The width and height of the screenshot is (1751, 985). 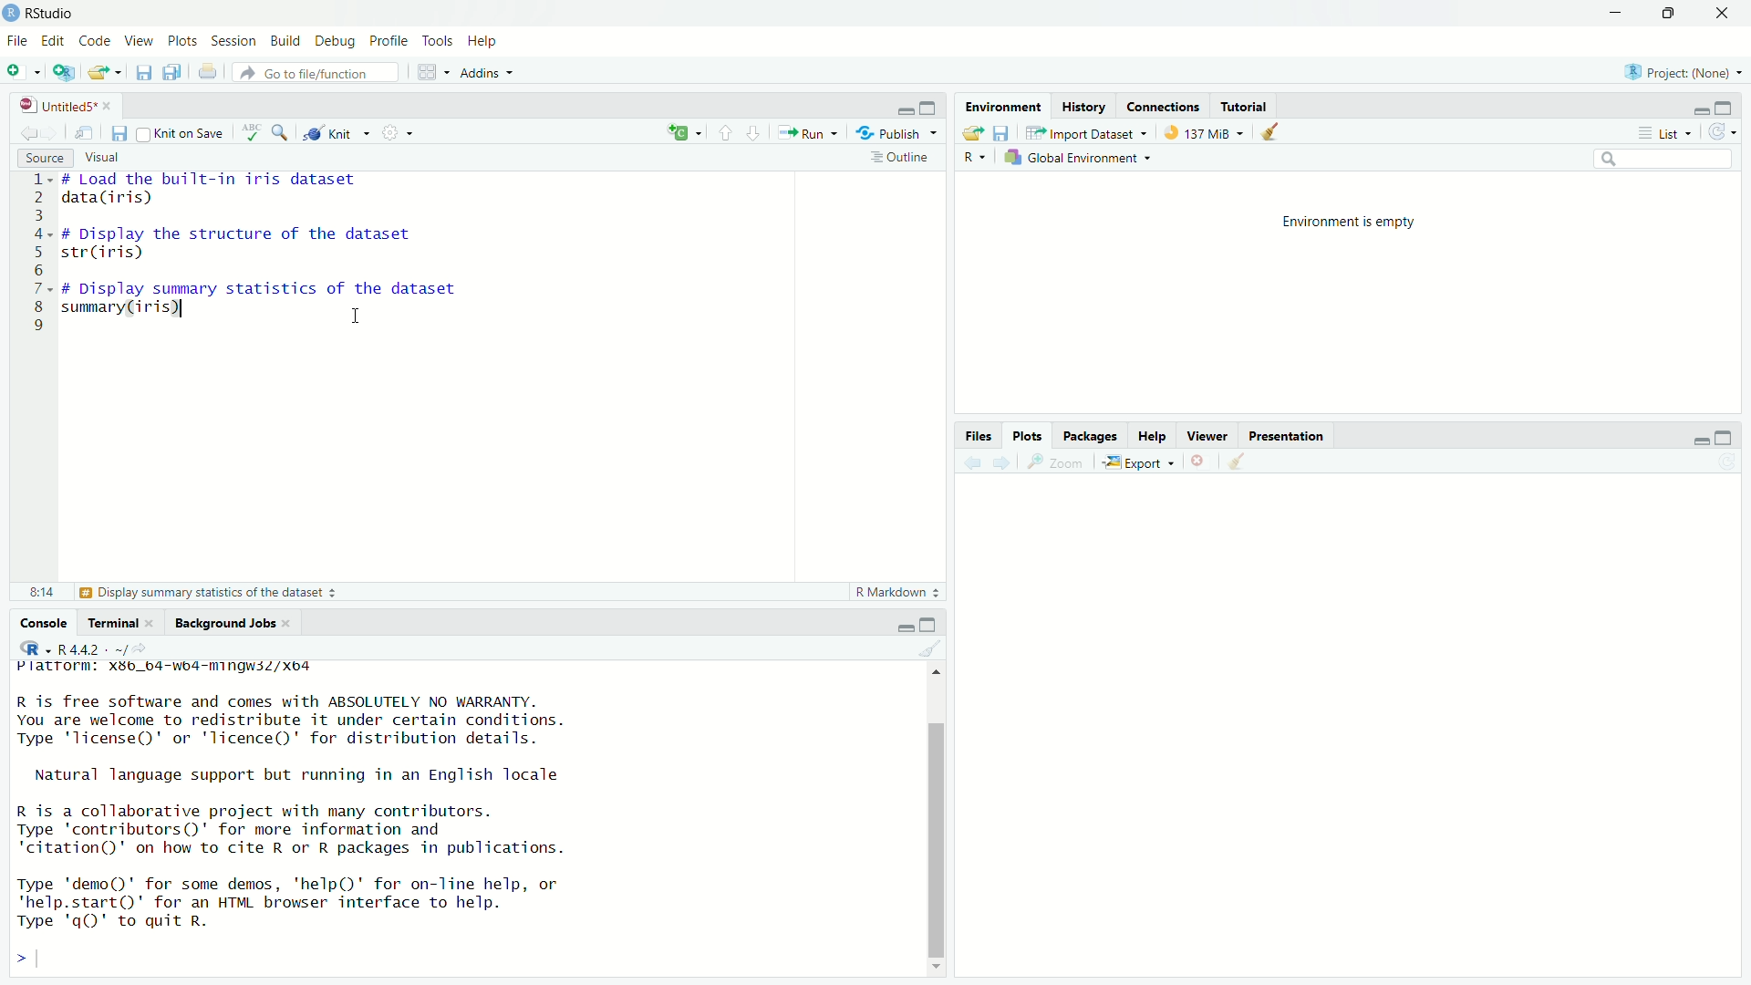 What do you see at coordinates (440, 41) in the screenshot?
I see `Tools` at bounding box center [440, 41].